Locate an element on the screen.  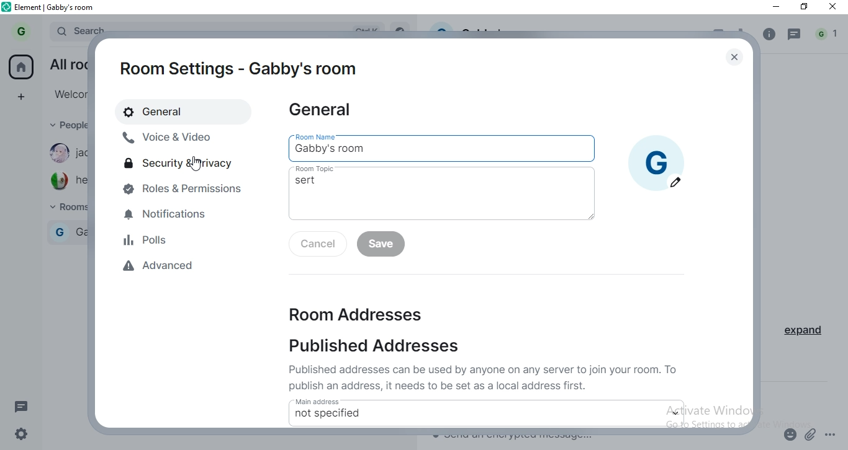
Profile image is located at coordinates (56, 152).